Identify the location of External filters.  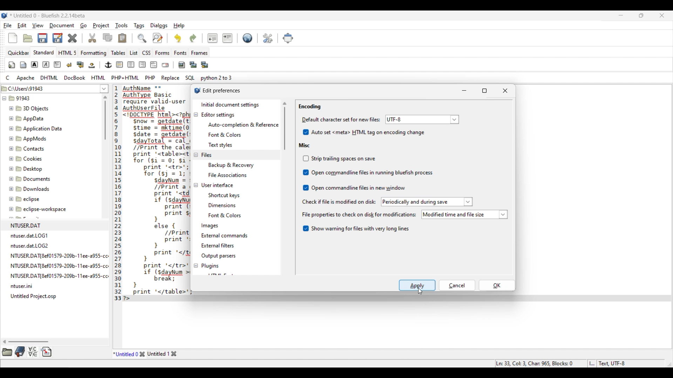
(219, 245).